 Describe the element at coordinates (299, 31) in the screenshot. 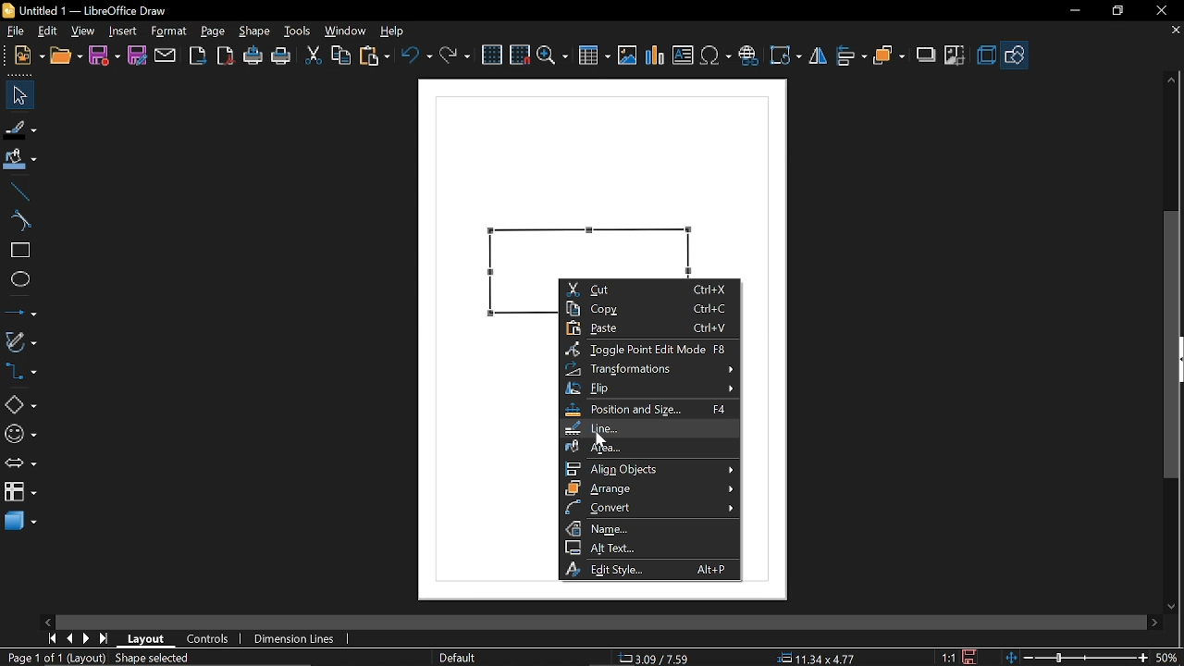

I see `tools` at that location.